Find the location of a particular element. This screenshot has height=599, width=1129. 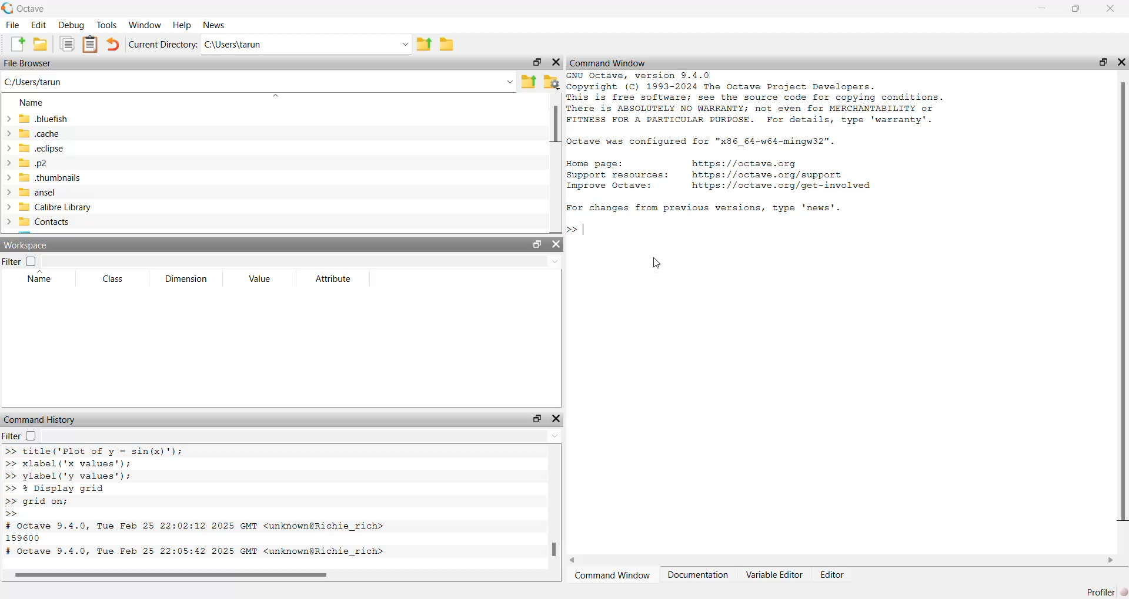

Octave is located at coordinates (31, 9).